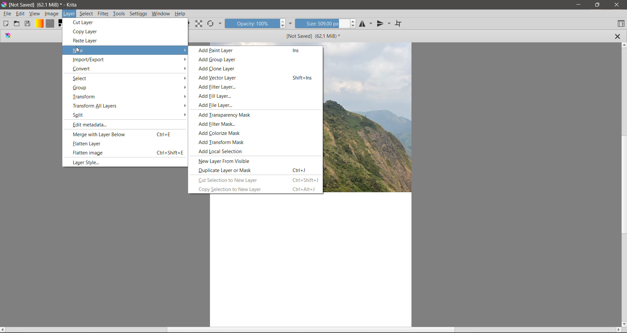 Image resolution: width=627 pixels, height=333 pixels. Describe the element at coordinates (228, 161) in the screenshot. I see `New Layer From Visible` at that location.